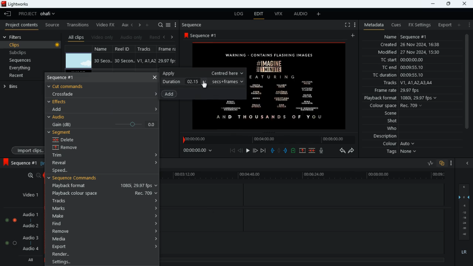 The width and height of the screenshot is (473, 266). I want to click on toggle, so click(15, 243).